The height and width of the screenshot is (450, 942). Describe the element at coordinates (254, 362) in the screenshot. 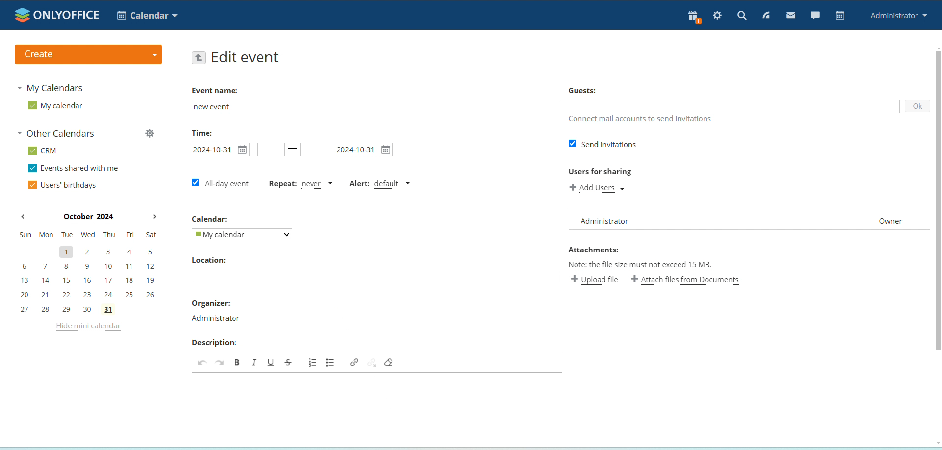

I see `italic` at that location.